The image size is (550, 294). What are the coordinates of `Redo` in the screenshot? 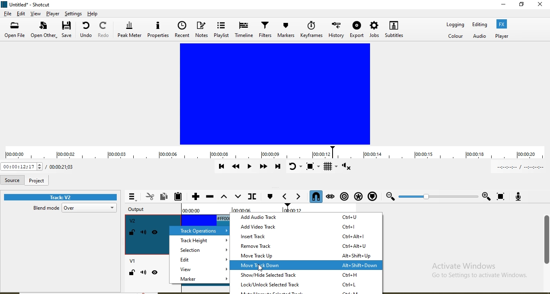 It's located at (104, 31).